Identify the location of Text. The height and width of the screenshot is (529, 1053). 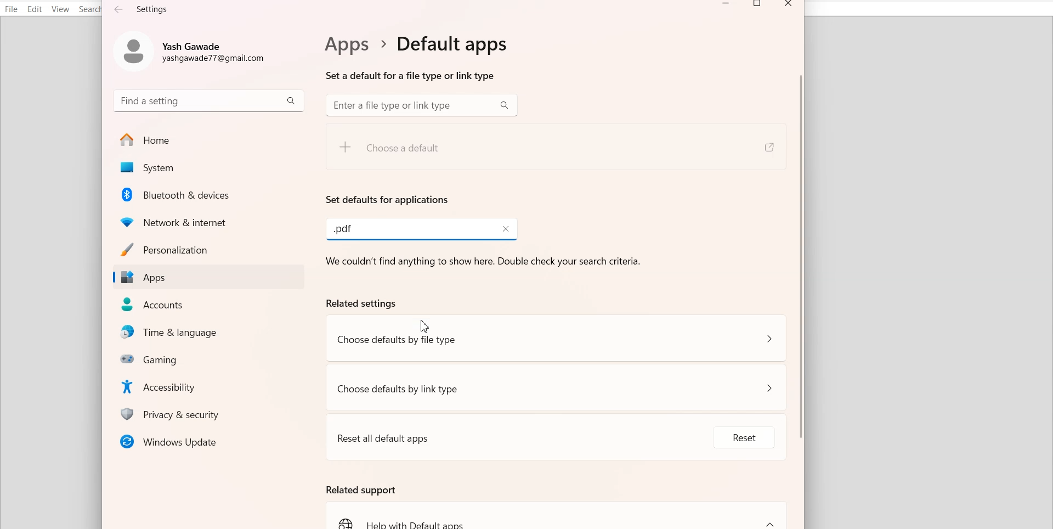
(360, 489).